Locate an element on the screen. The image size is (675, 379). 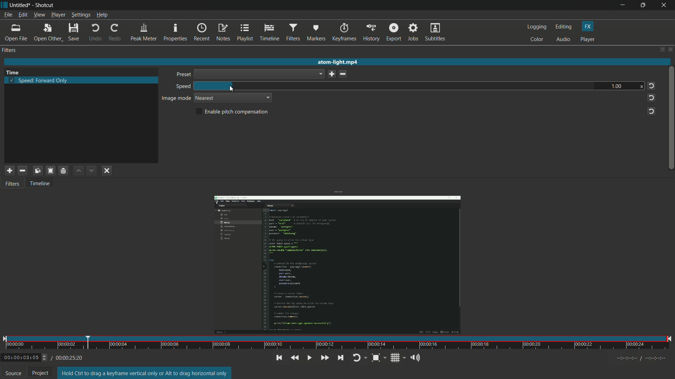
peak meter is located at coordinates (143, 33).